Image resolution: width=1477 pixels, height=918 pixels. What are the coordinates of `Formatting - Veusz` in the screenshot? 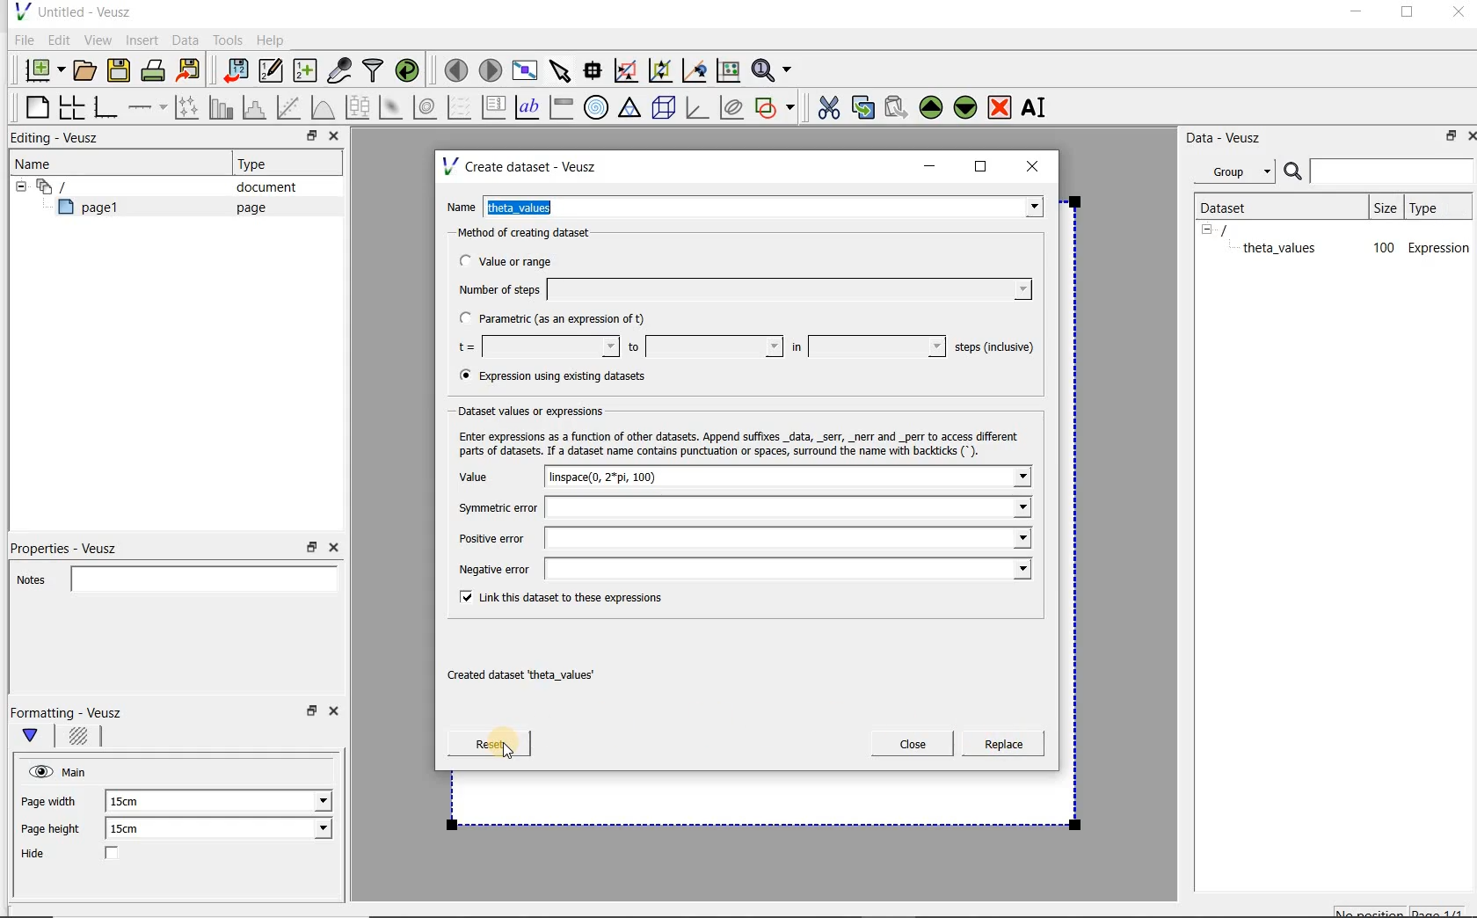 It's located at (69, 712).